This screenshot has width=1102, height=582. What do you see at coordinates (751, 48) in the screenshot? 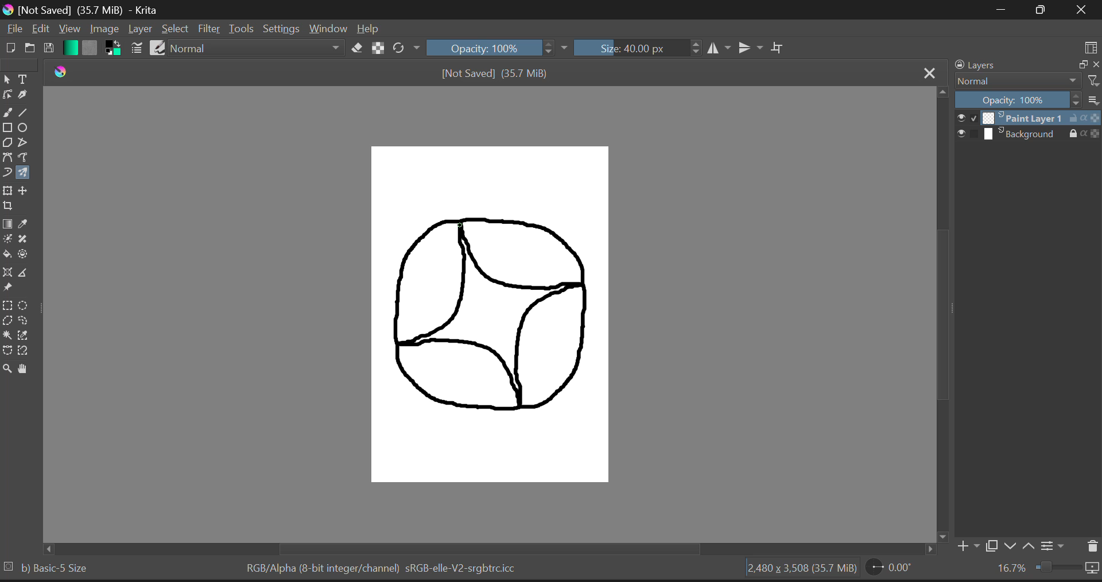
I see `Horizontal Mirror Flip` at bounding box center [751, 48].